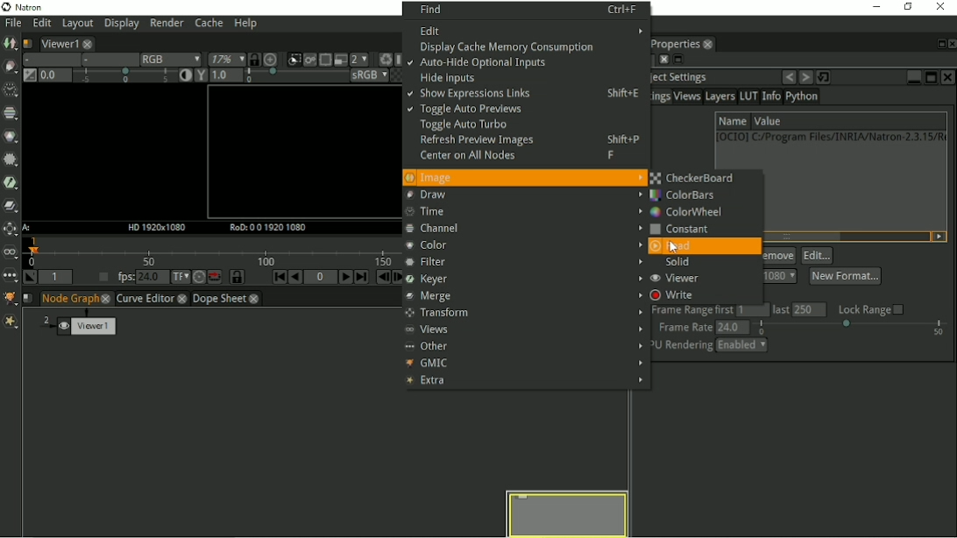  I want to click on Cursor, so click(674, 250).